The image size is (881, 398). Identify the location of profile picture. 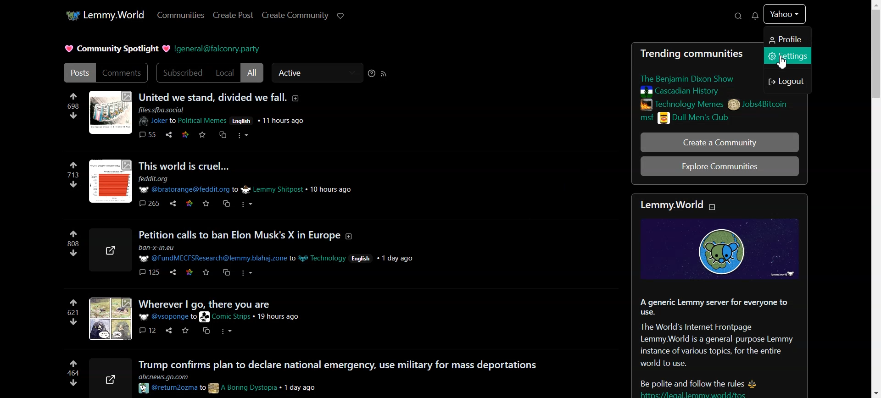
(108, 319).